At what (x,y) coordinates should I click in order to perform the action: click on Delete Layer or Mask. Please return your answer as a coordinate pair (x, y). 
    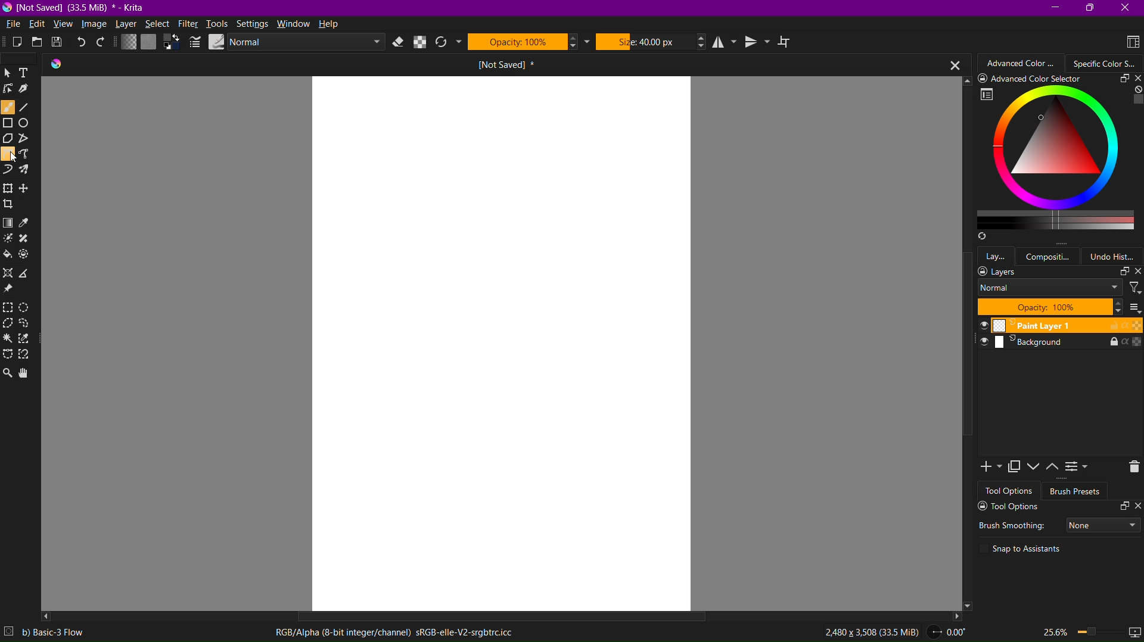
    Looking at the image, I should click on (1130, 468).